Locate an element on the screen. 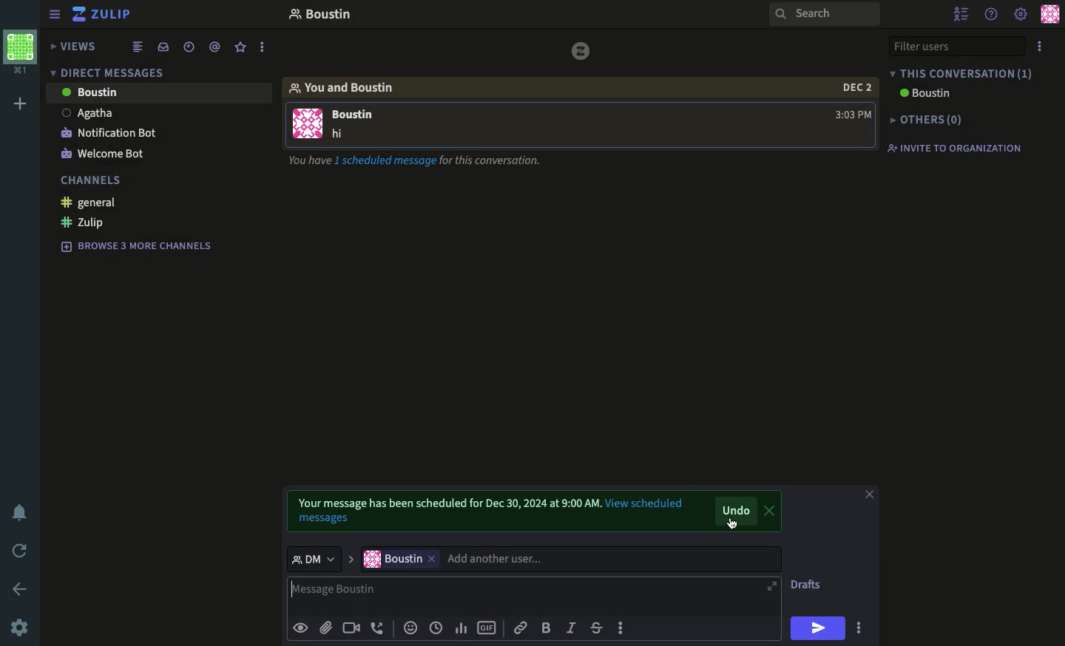 The image size is (1065, 646). link is located at coordinates (522, 627).